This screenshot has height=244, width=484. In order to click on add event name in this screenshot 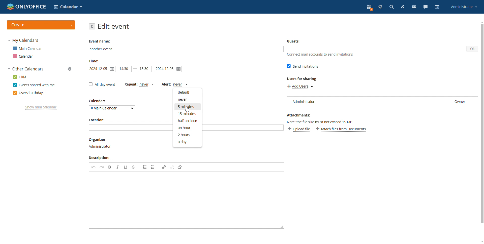, I will do `click(186, 49)`.